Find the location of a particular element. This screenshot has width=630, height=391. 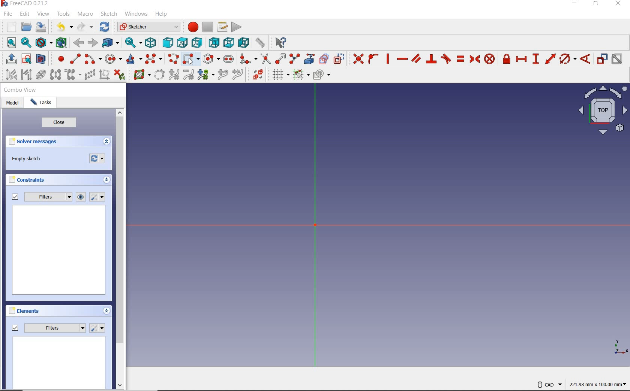

fit selection is located at coordinates (25, 43).